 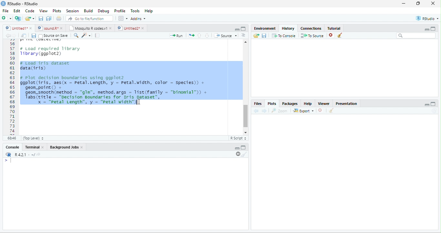 What do you see at coordinates (257, 104) in the screenshot?
I see `Files` at bounding box center [257, 104].